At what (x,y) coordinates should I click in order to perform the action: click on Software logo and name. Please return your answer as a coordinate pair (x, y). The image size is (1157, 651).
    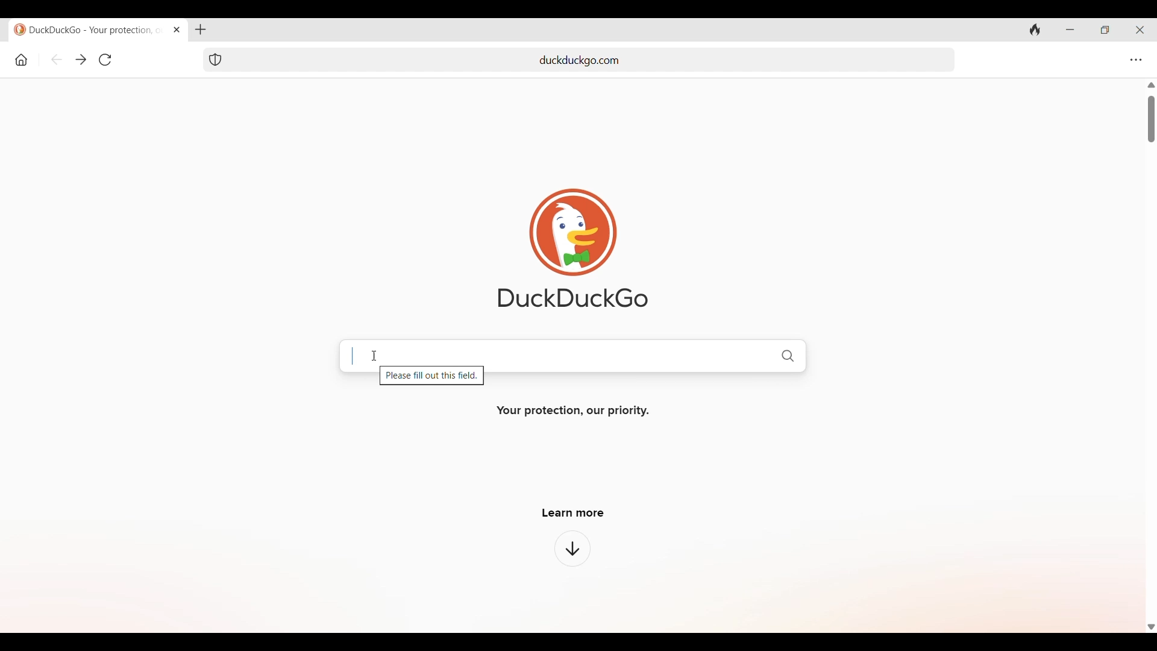
    Looking at the image, I should click on (573, 248).